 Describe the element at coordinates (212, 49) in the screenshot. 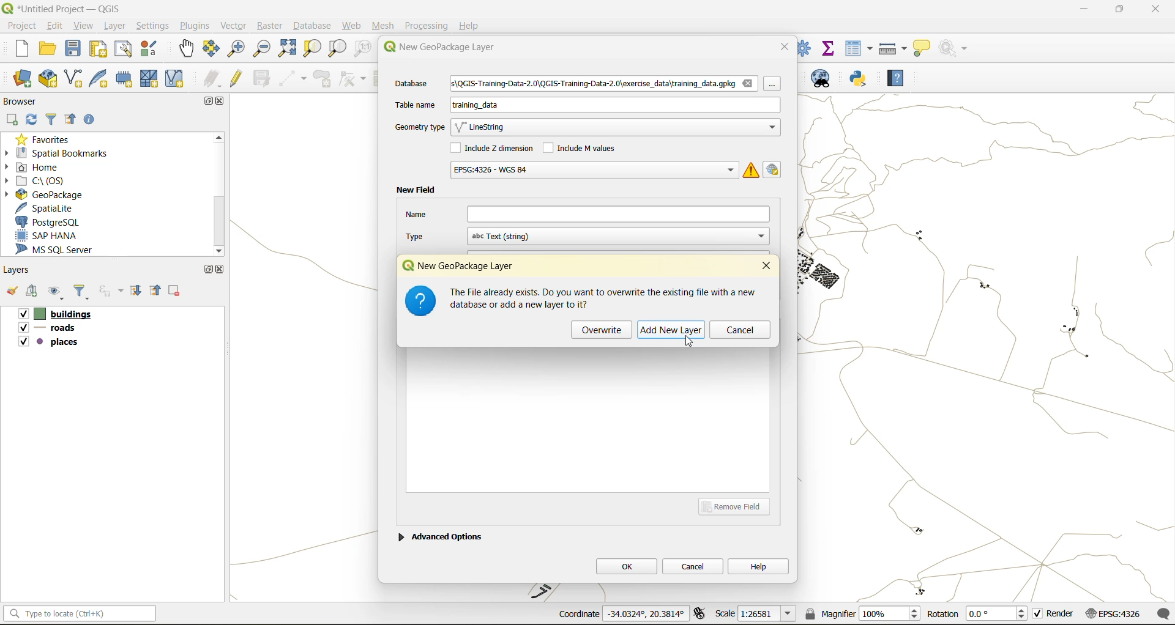

I see `pan selection` at that location.